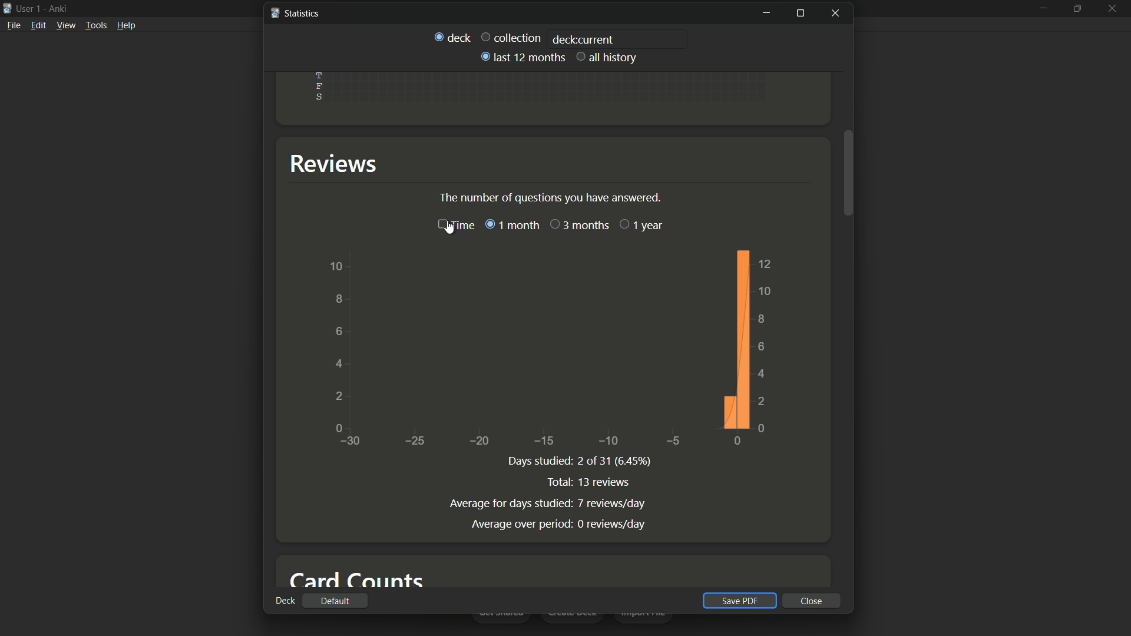  I want to click on close window, so click(837, 13).